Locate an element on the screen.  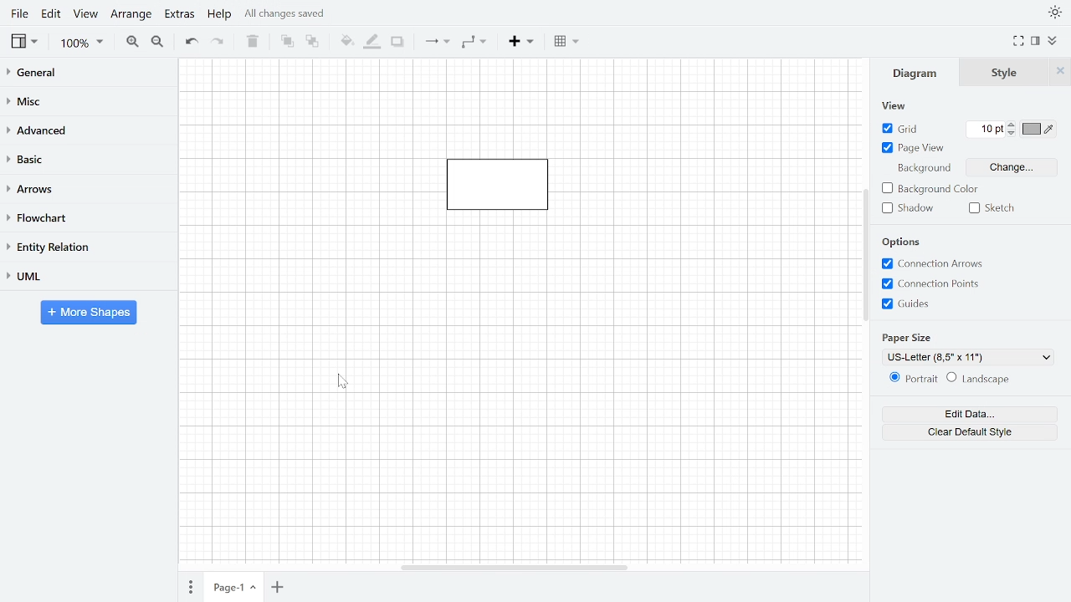
Entity relation is located at coordinates (87, 247).